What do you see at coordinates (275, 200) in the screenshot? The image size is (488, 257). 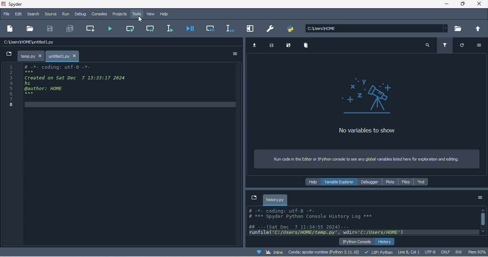 I see `history.py tab` at bounding box center [275, 200].